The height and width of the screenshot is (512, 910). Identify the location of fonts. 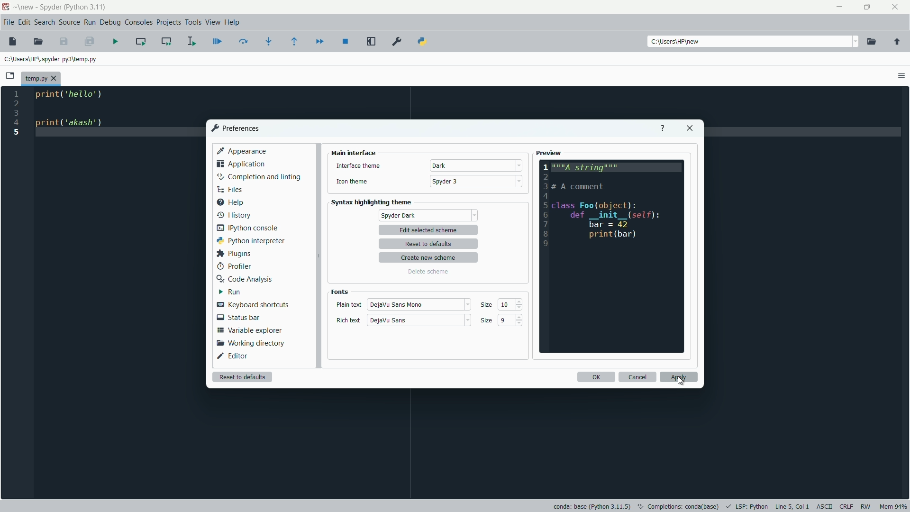
(339, 292).